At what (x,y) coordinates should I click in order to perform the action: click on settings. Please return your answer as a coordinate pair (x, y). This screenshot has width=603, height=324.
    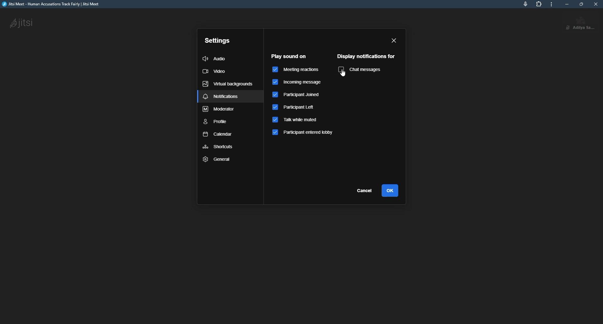
    Looking at the image, I should click on (217, 40).